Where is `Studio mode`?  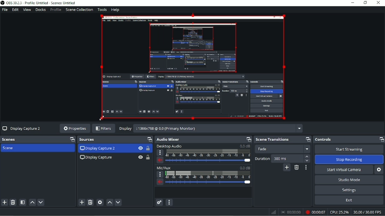 Studio mode is located at coordinates (348, 180).